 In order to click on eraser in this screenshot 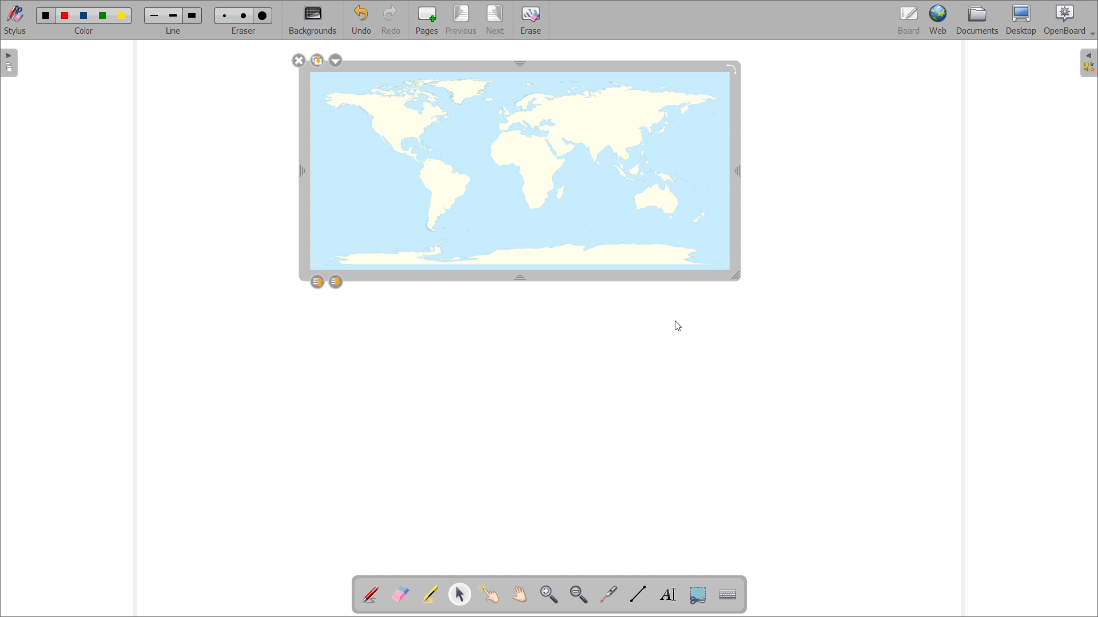, I will do `click(243, 31)`.